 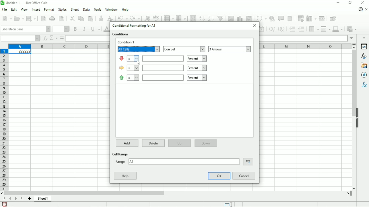 I want to click on Export directly as PDF, so click(x=43, y=19).